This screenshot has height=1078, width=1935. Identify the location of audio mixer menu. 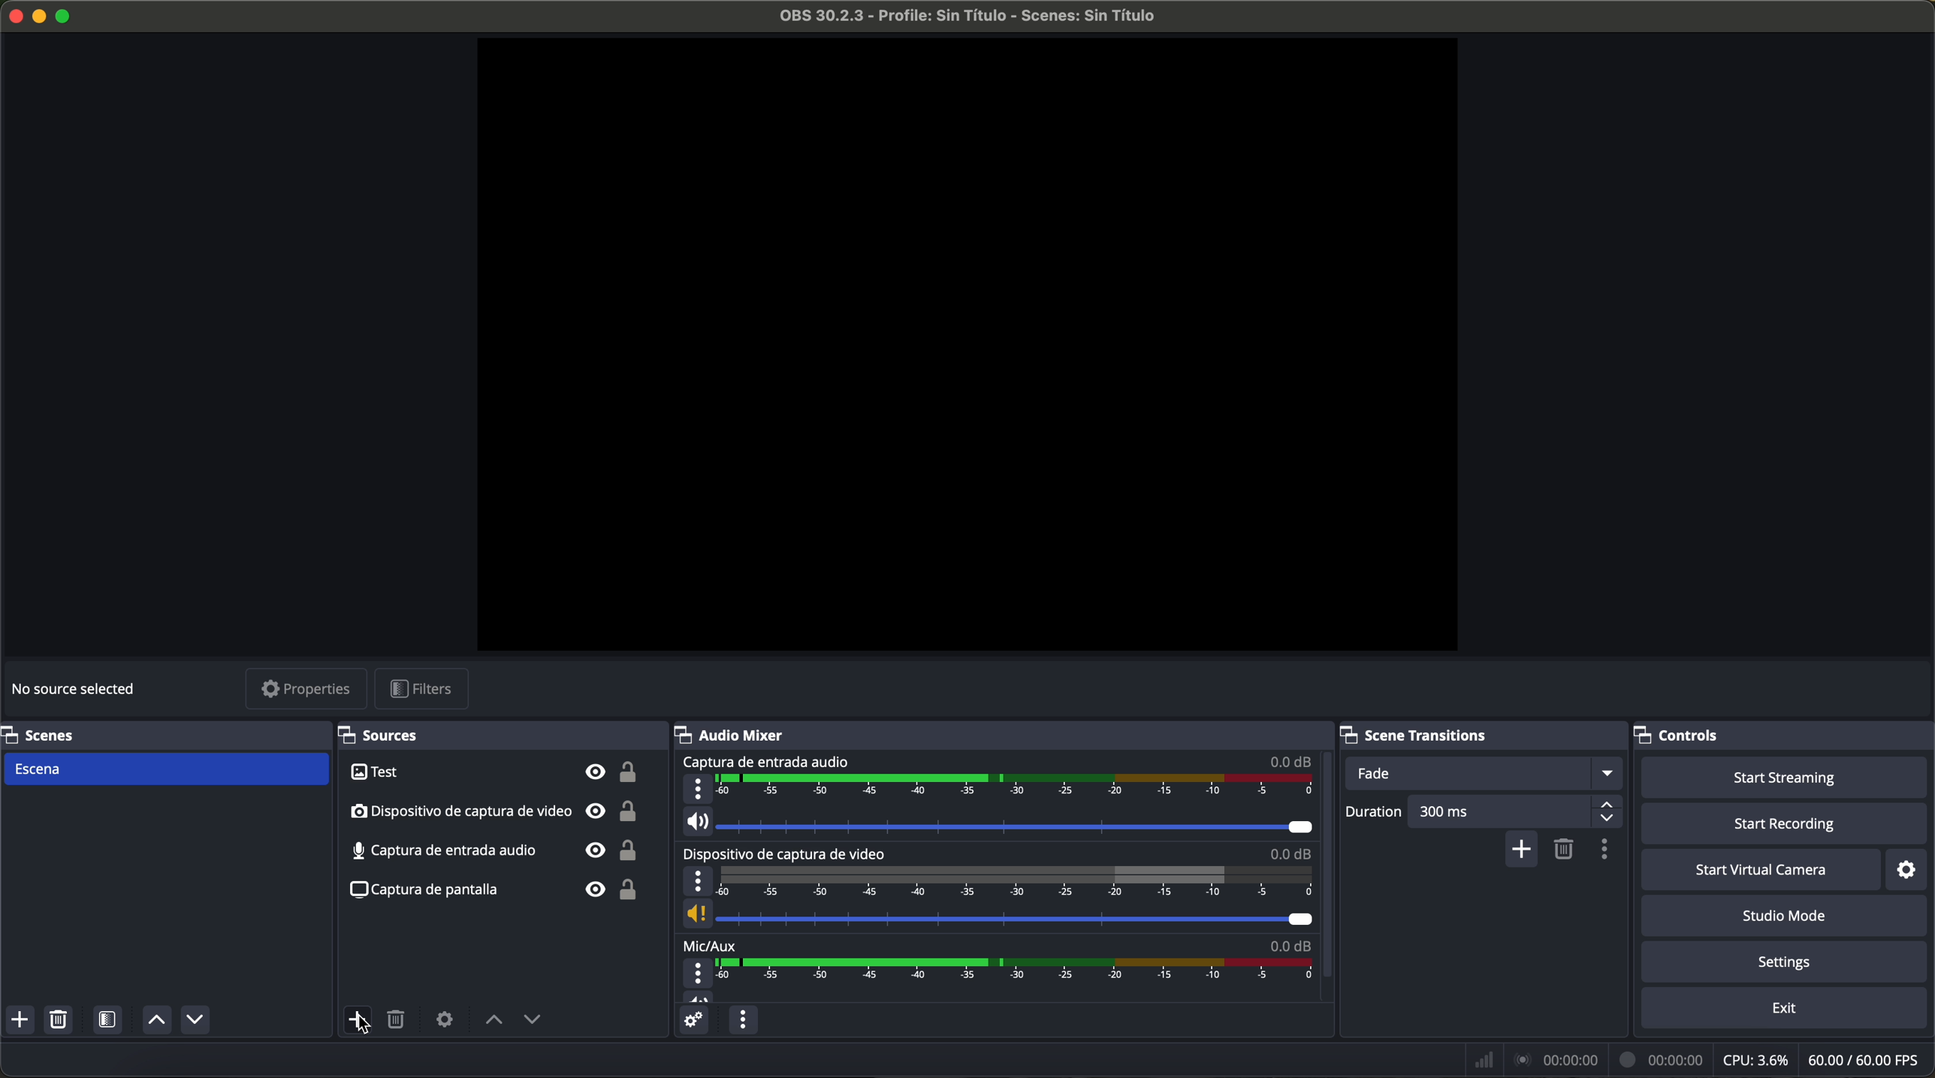
(744, 1019).